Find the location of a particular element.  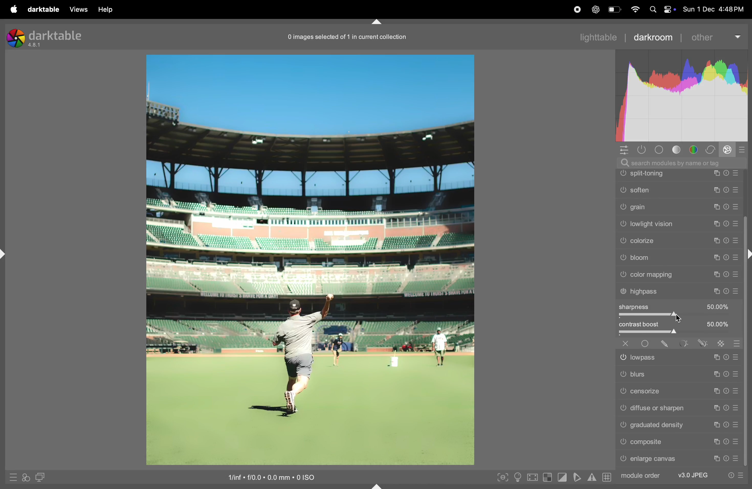

preset options is located at coordinates (736, 475).